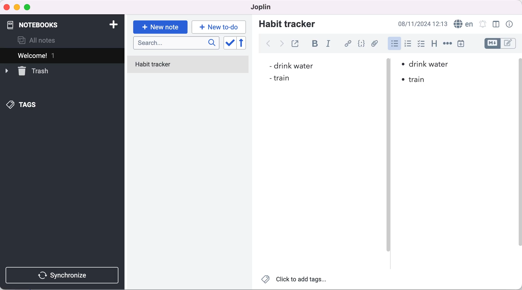 The image size is (522, 290). Describe the element at coordinates (28, 8) in the screenshot. I see `maximize` at that location.